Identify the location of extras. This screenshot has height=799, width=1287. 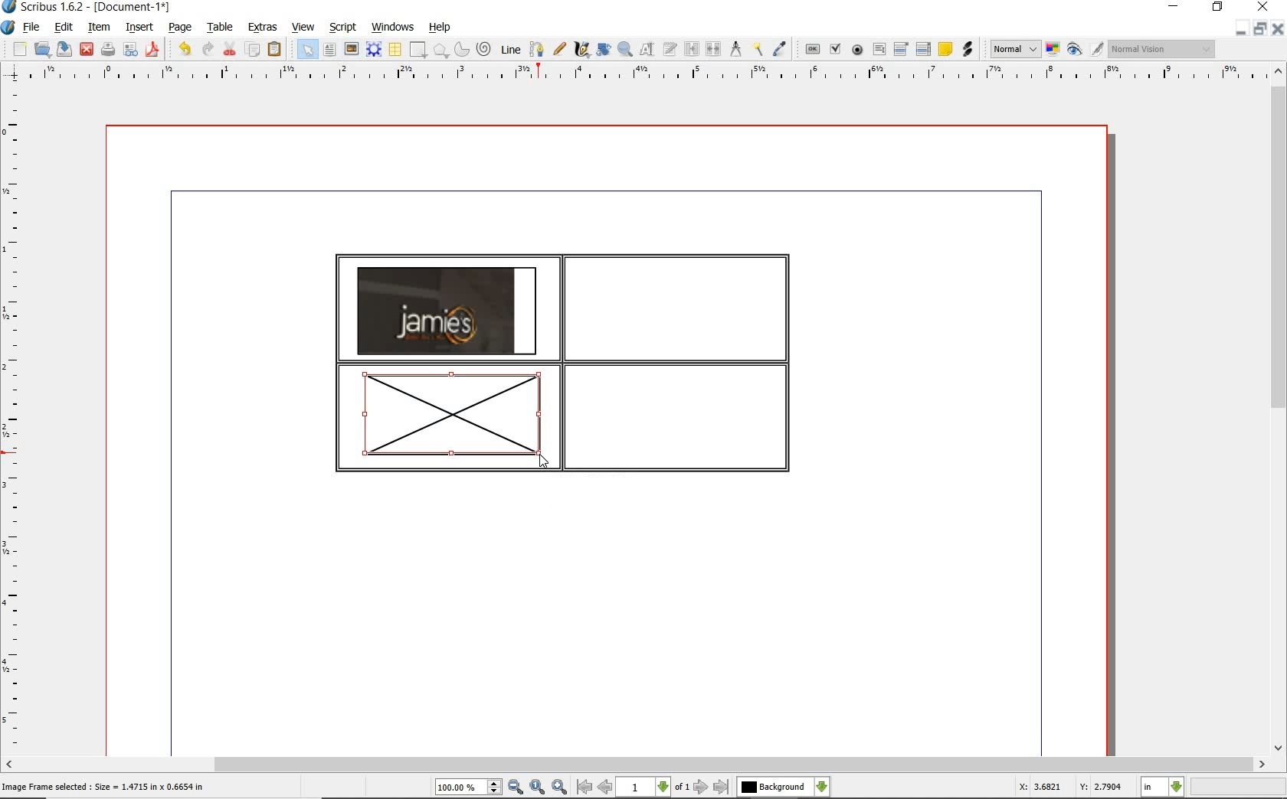
(263, 28).